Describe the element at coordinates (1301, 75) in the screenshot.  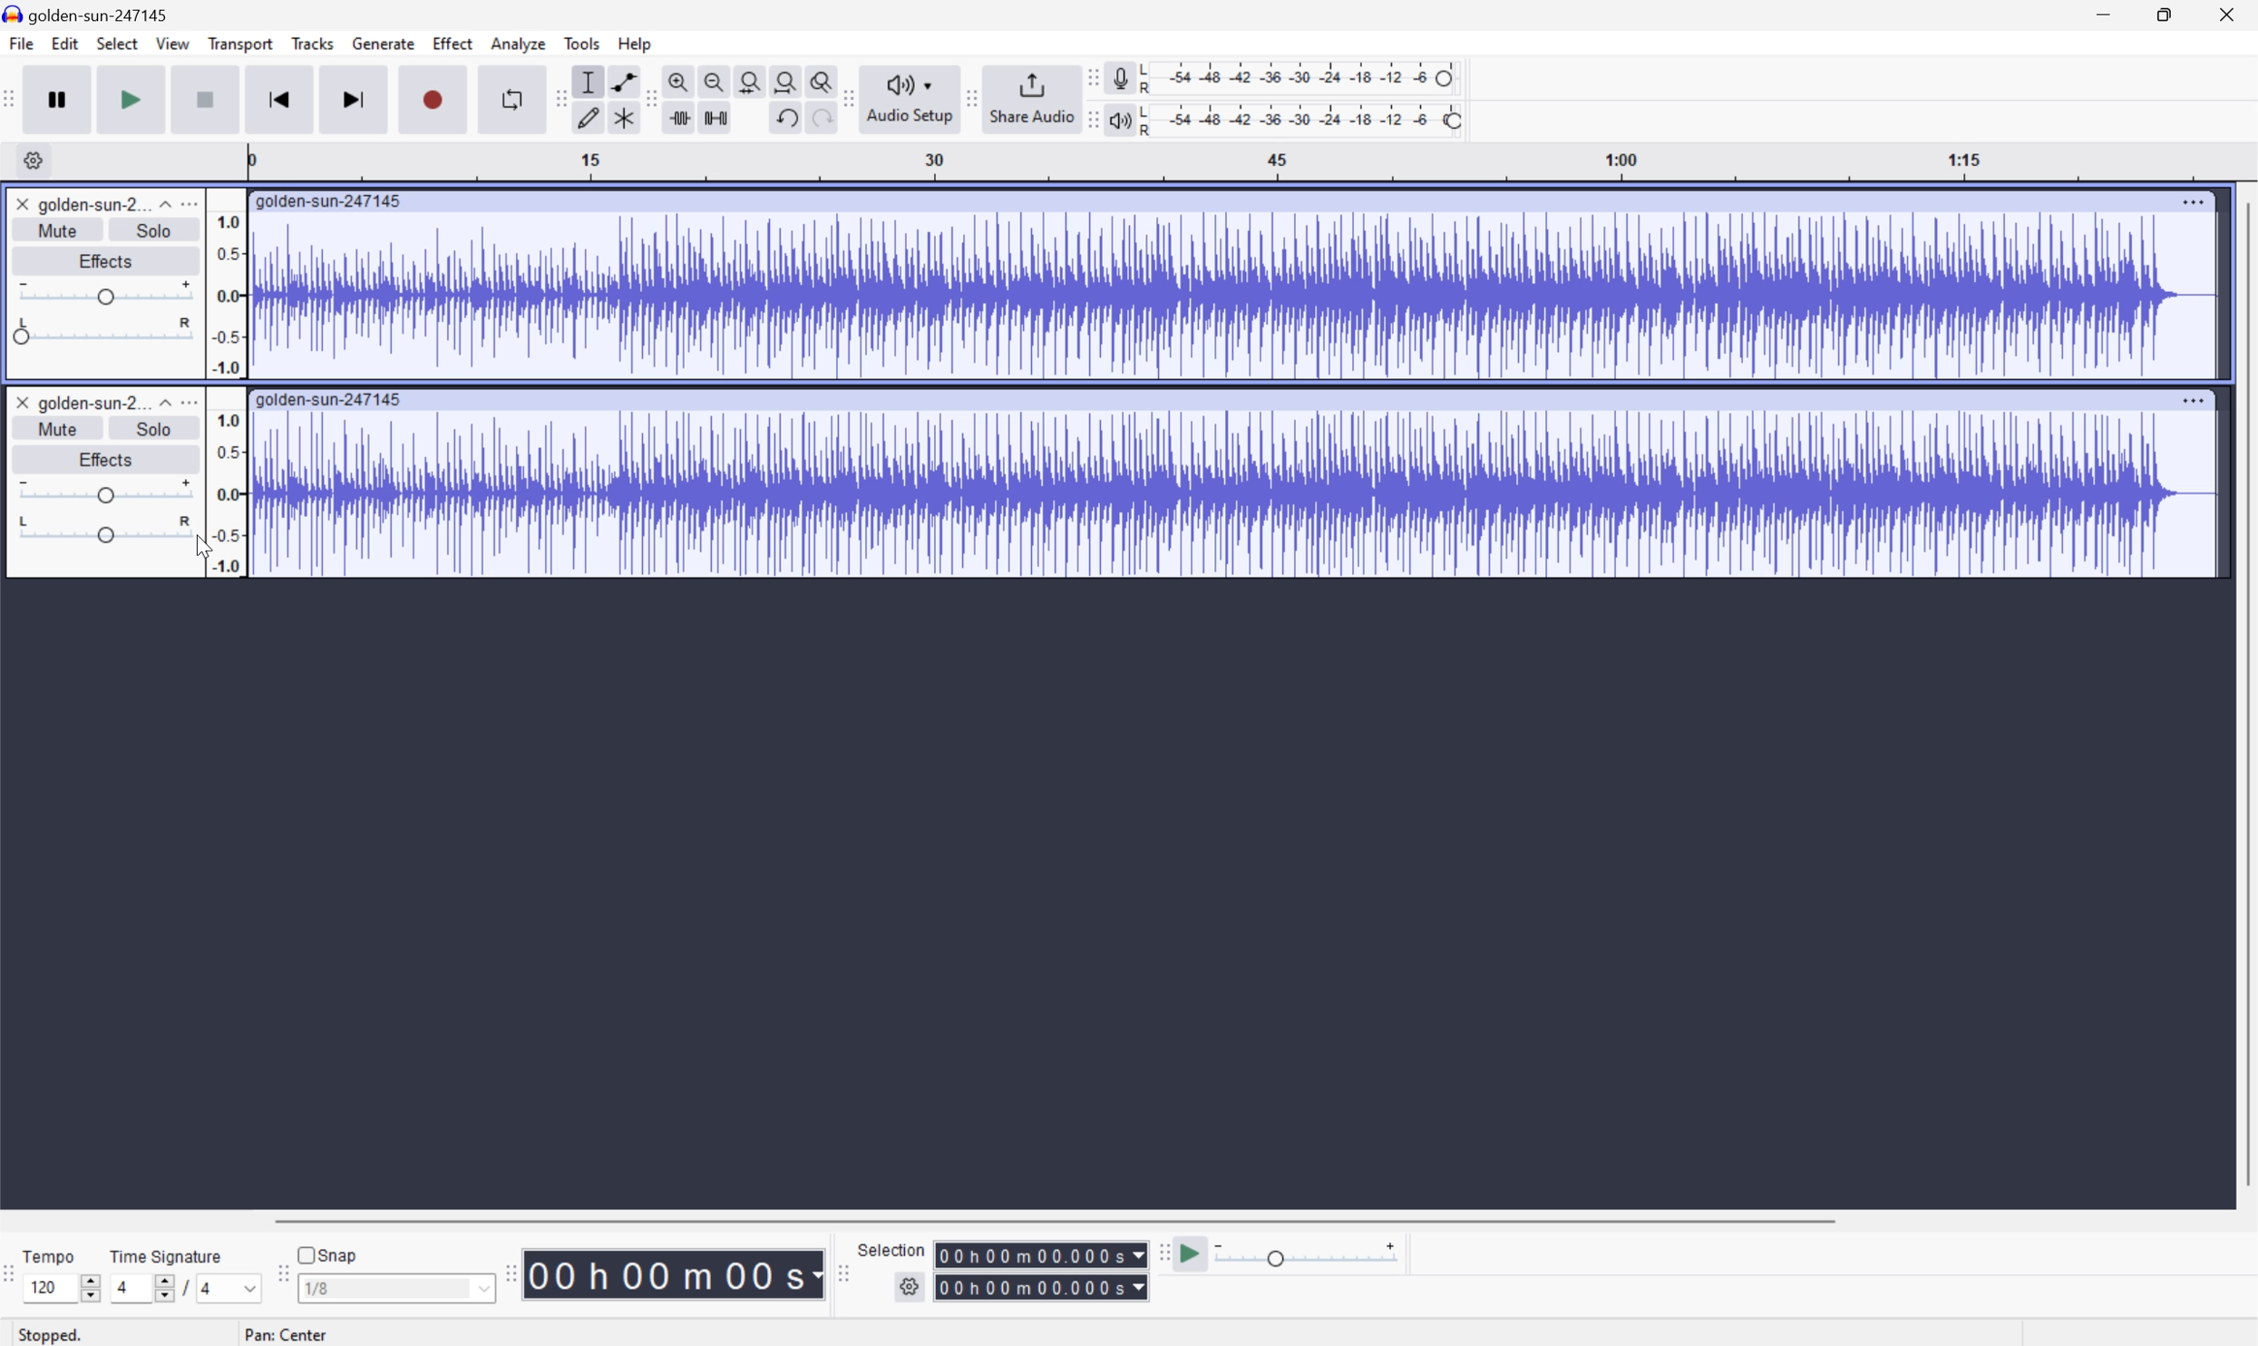
I see `Recording level: 62%` at that location.